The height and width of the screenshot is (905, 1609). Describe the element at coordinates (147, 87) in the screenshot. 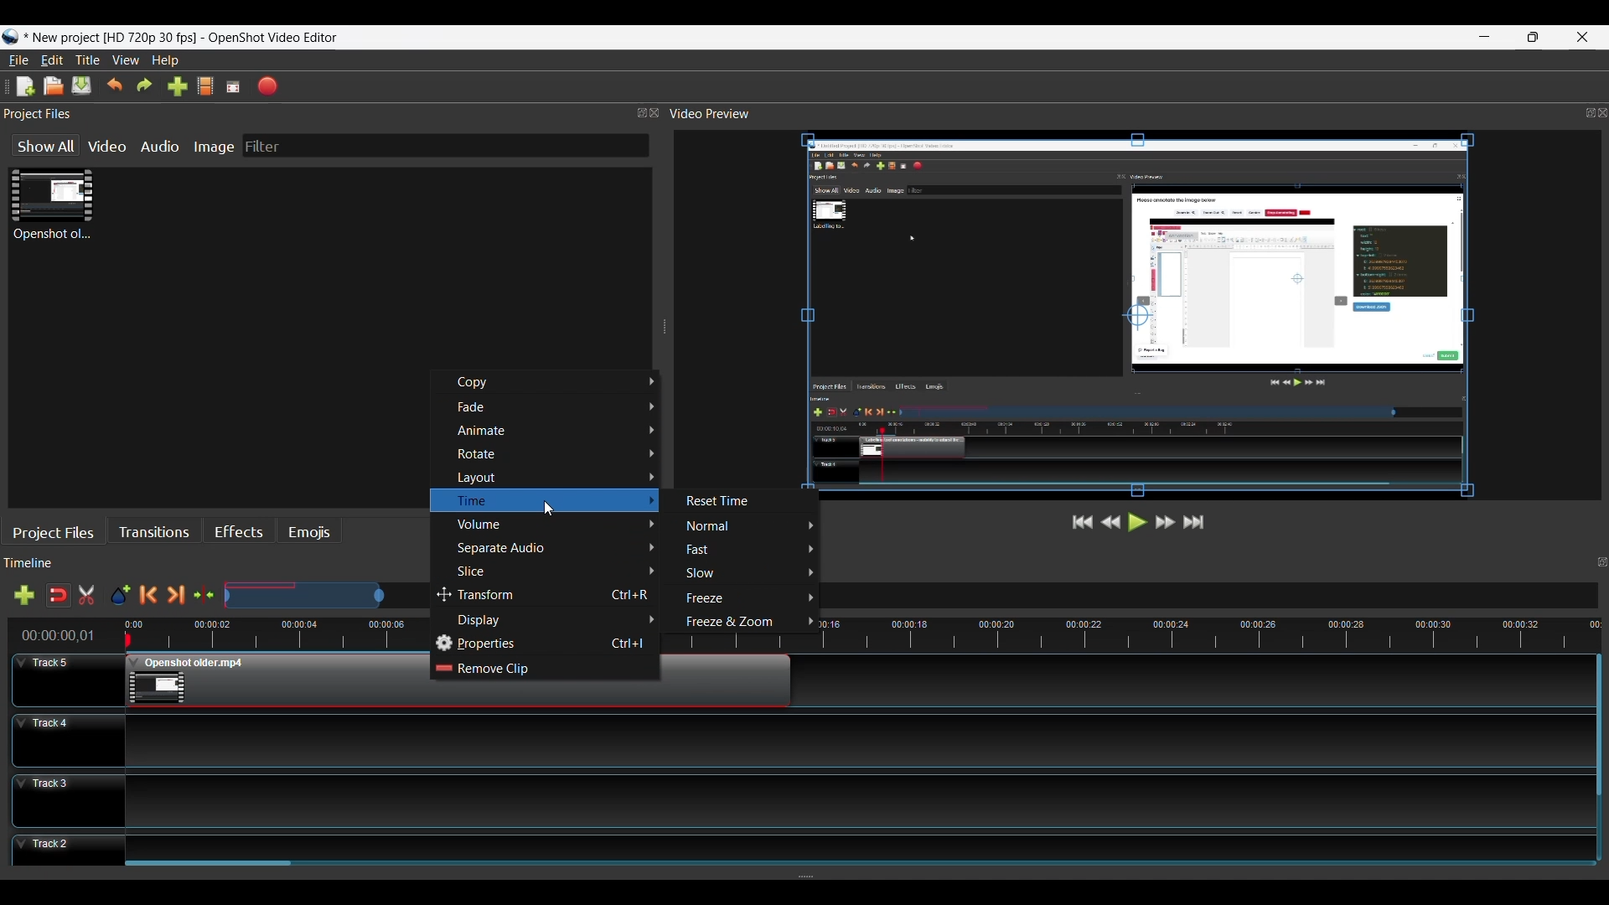

I see `Redo` at that location.